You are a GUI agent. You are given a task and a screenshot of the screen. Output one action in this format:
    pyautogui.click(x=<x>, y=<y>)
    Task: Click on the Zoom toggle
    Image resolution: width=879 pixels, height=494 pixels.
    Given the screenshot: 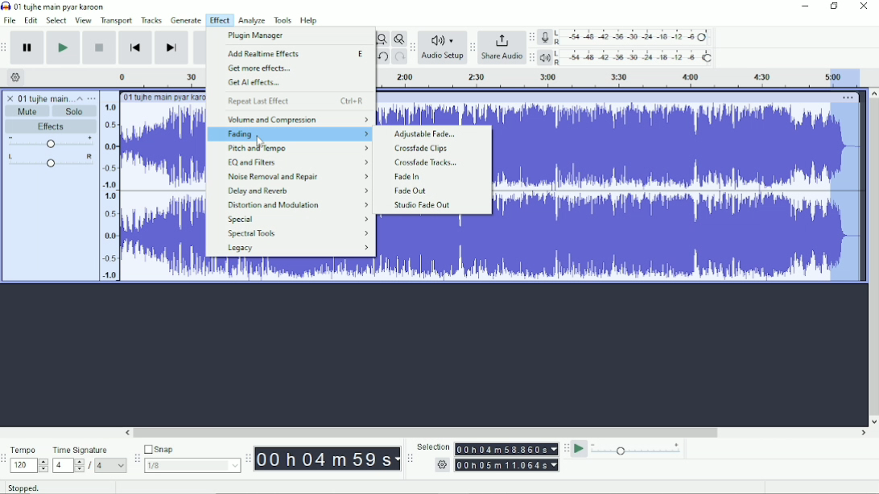 What is the action you would take?
    pyautogui.click(x=398, y=39)
    